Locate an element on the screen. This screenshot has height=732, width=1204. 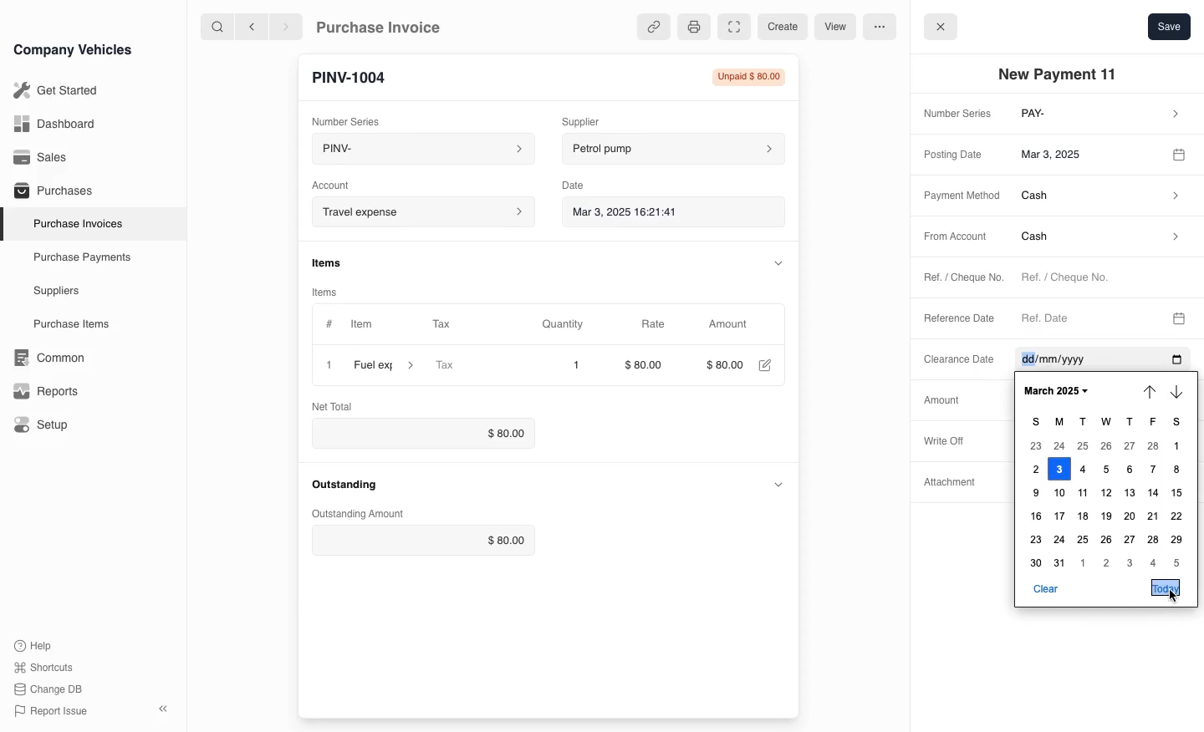
calender is located at coordinates (1181, 153).